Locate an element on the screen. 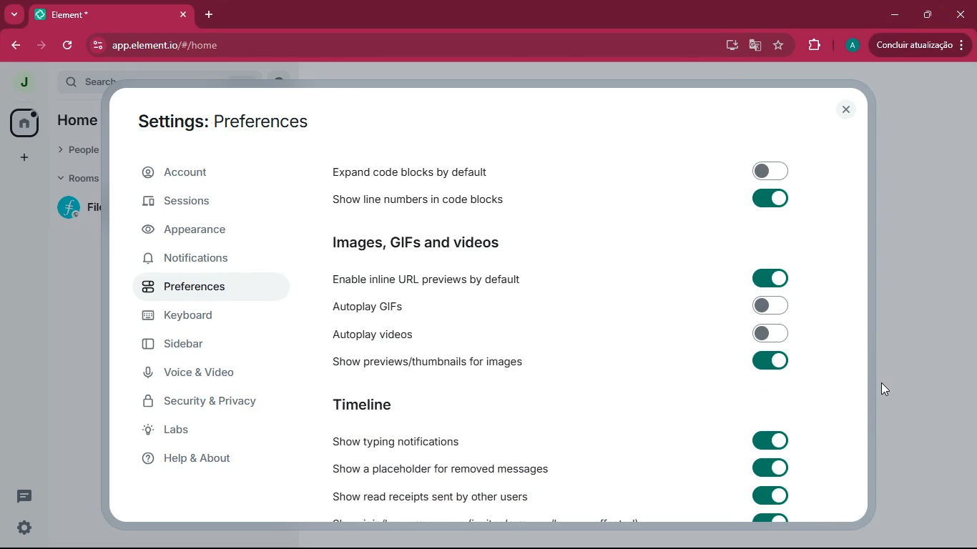 This screenshot has height=549, width=977. show typing notifications is located at coordinates (396, 439).